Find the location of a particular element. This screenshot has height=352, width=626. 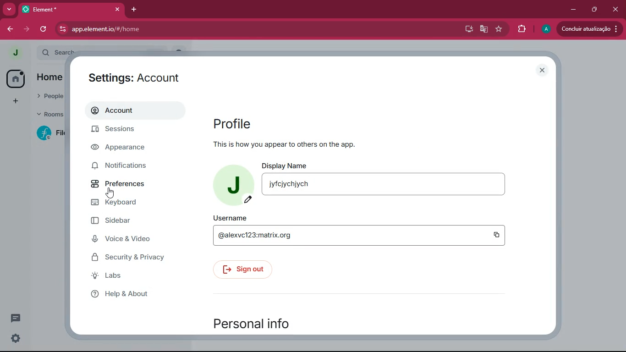

close is located at coordinates (617, 9).